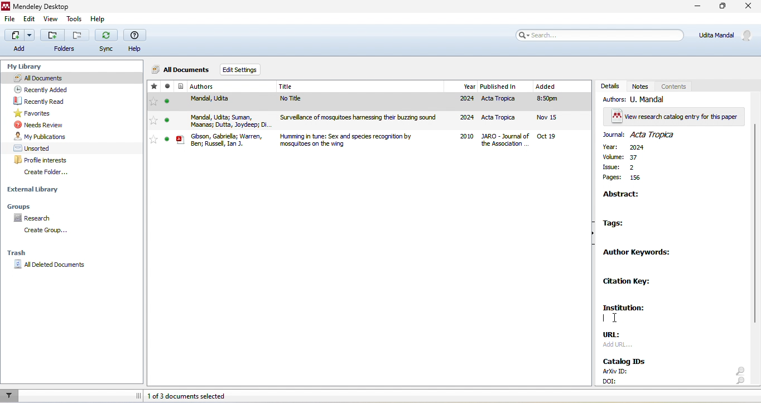  What do you see at coordinates (609, 85) in the screenshot?
I see `details` at bounding box center [609, 85].